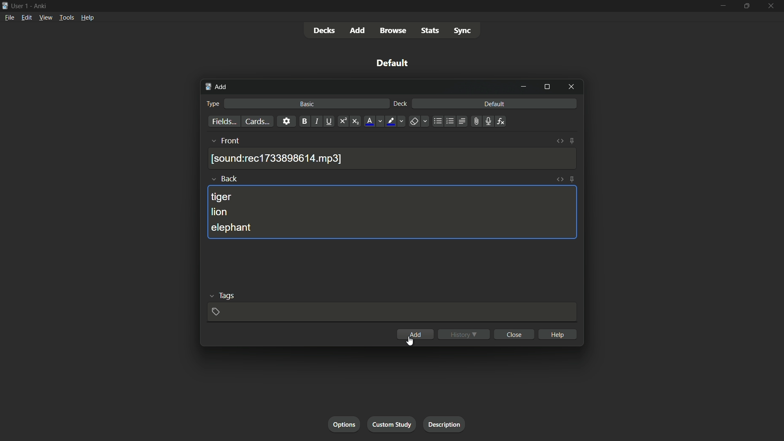 Image resolution: width=784 pixels, height=441 pixels. What do you see at coordinates (222, 197) in the screenshot?
I see `tiger` at bounding box center [222, 197].